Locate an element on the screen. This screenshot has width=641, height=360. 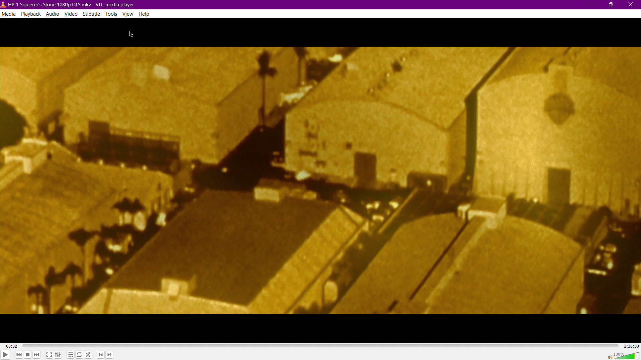
Fullscreen is located at coordinates (49, 355).